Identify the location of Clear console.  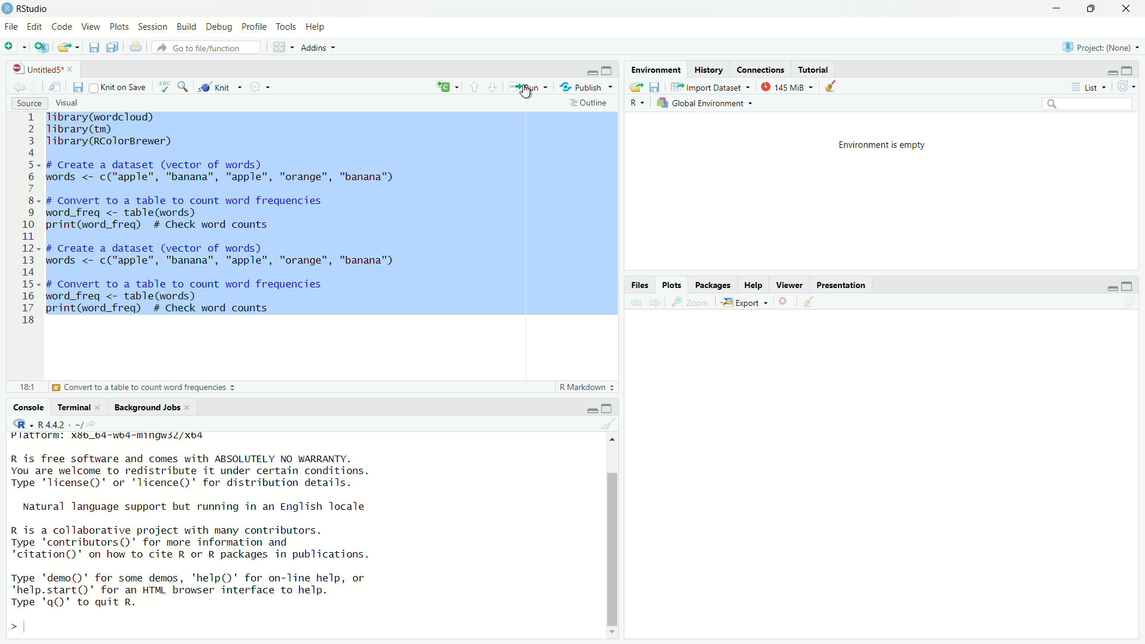
(833, 87).